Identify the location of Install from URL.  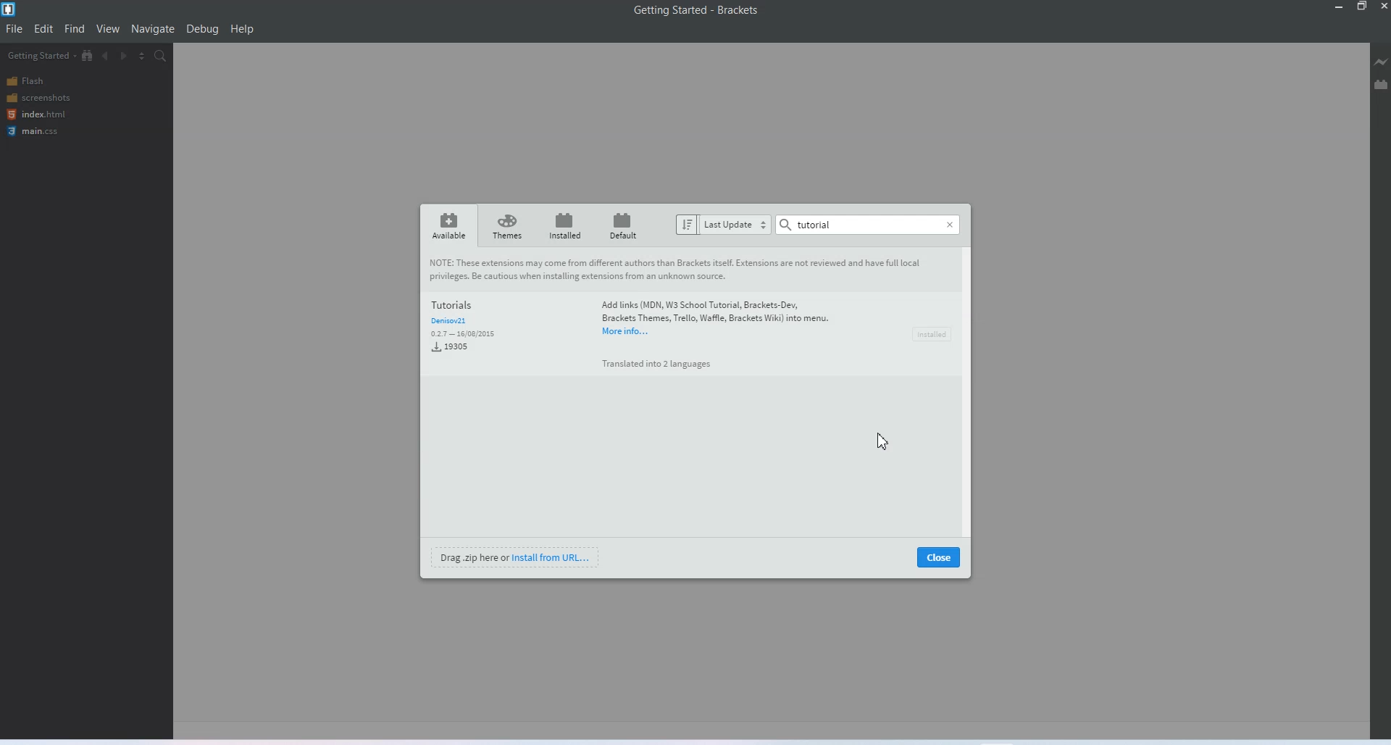
(517, 557).